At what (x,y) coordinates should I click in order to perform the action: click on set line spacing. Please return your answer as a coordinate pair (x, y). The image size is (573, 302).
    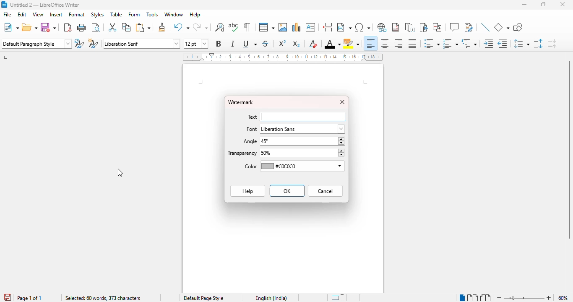
    Looking at the image, I should click on (521, 44).